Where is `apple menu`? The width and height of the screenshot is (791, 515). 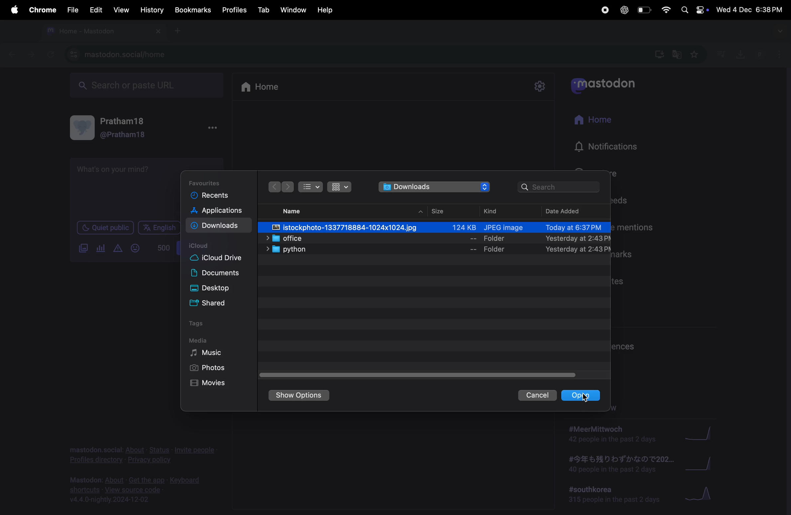
apple menu is located at coordinates (13, 10).